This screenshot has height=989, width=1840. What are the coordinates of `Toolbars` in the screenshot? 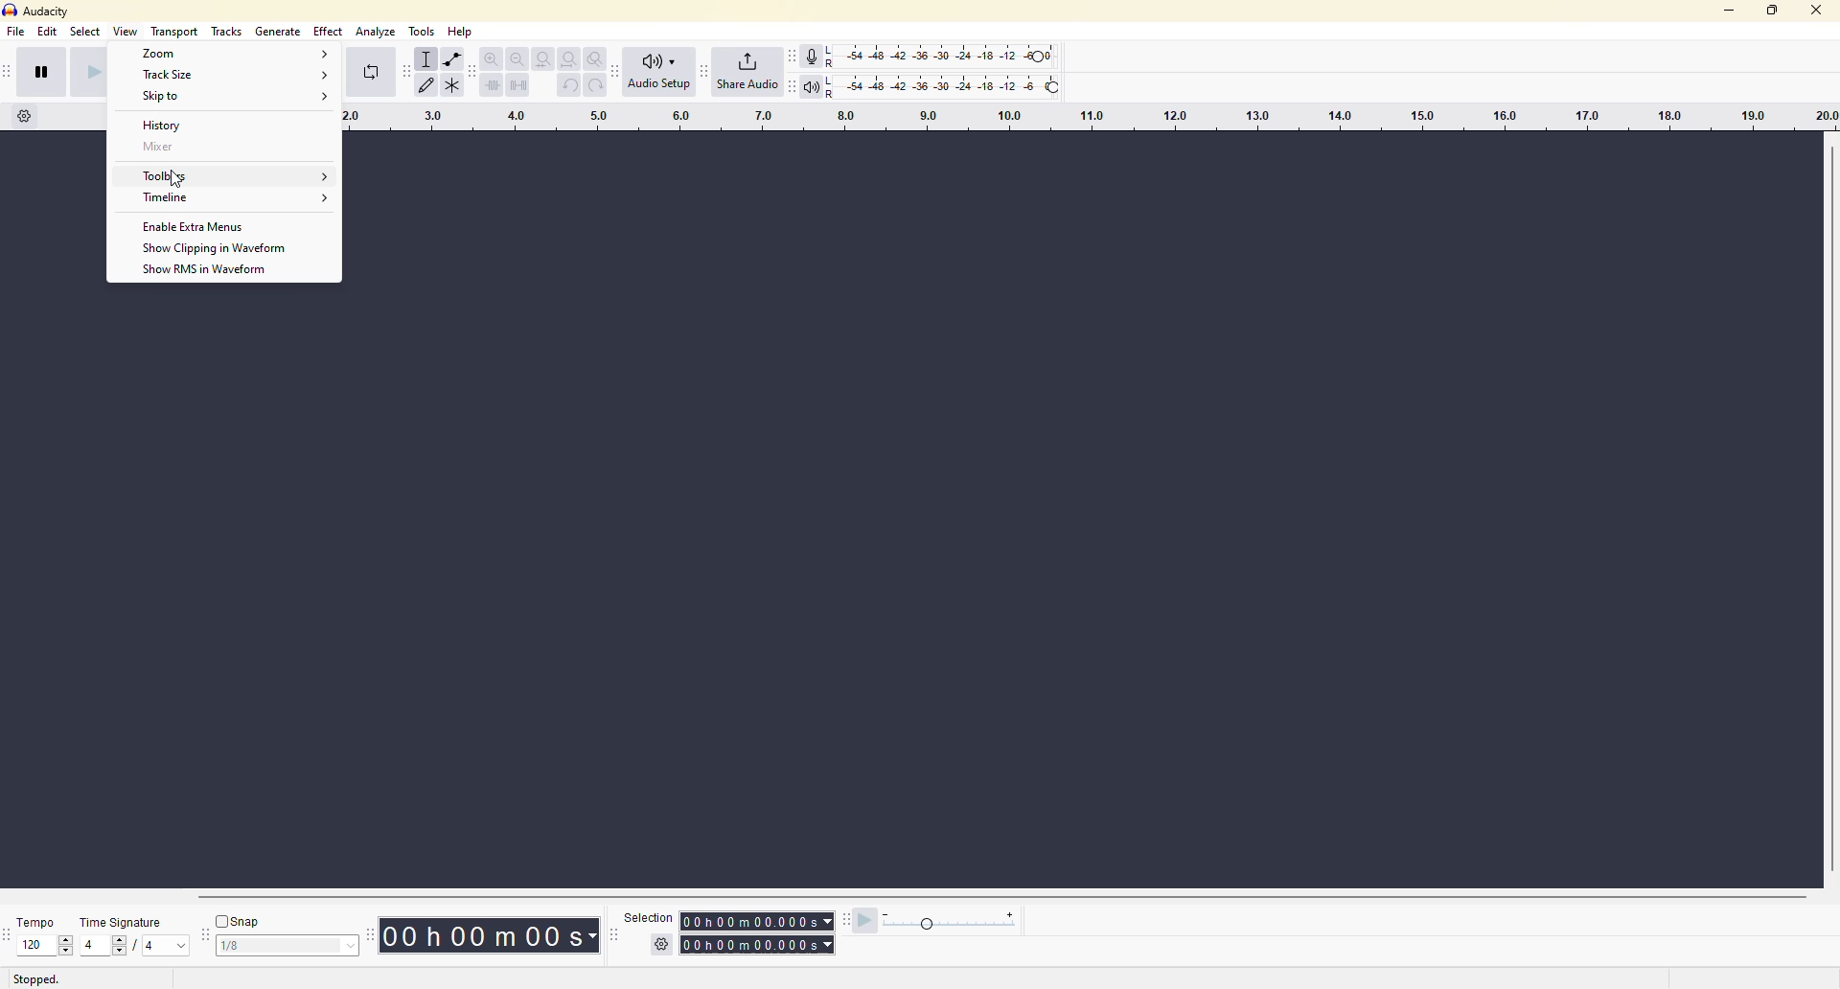 It's located at (236, 176).